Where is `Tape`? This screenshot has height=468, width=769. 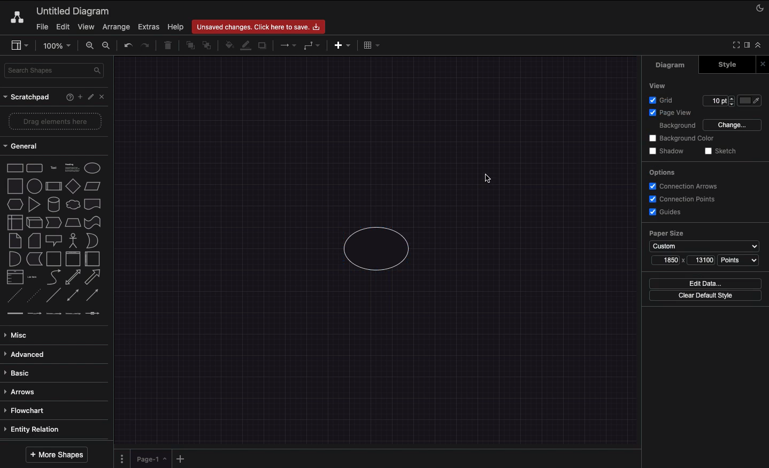
Tape is located at coordinates (94, 222).